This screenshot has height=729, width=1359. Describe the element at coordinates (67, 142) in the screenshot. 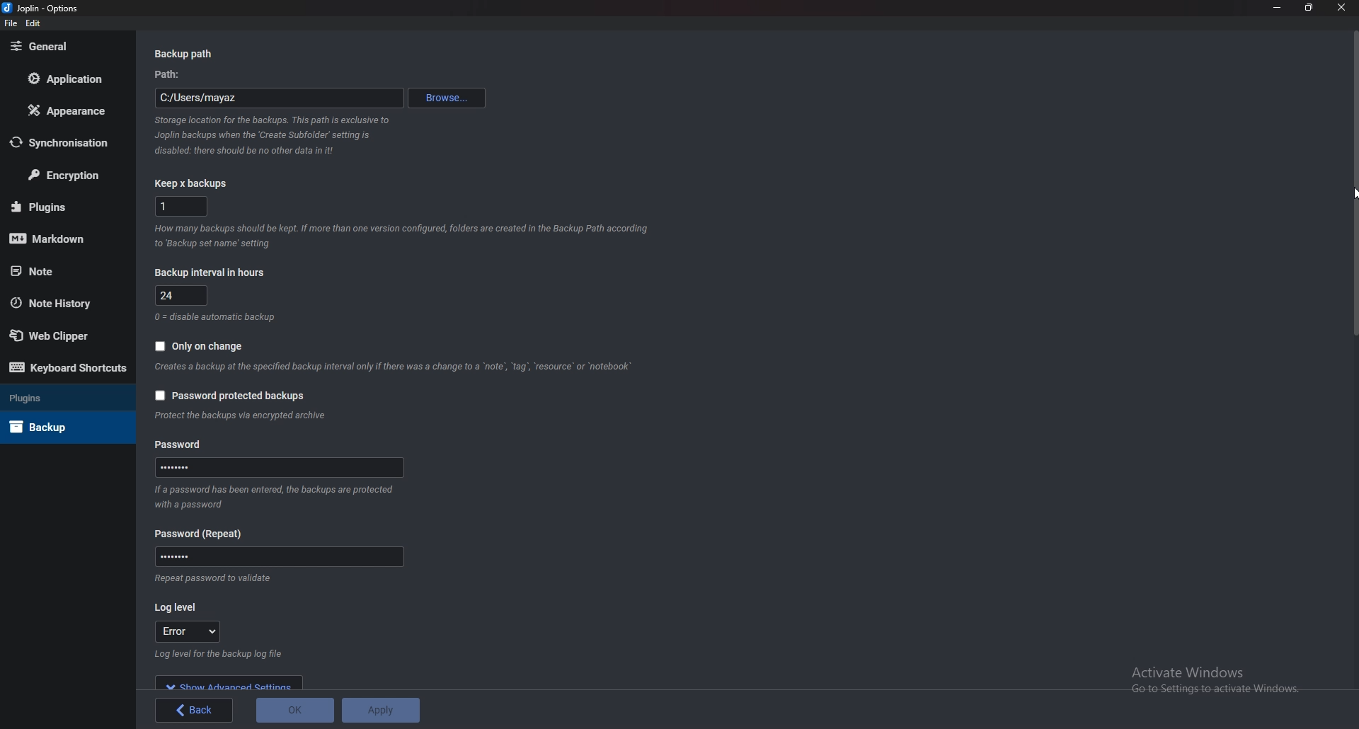

I see `Synchronization` at that location.